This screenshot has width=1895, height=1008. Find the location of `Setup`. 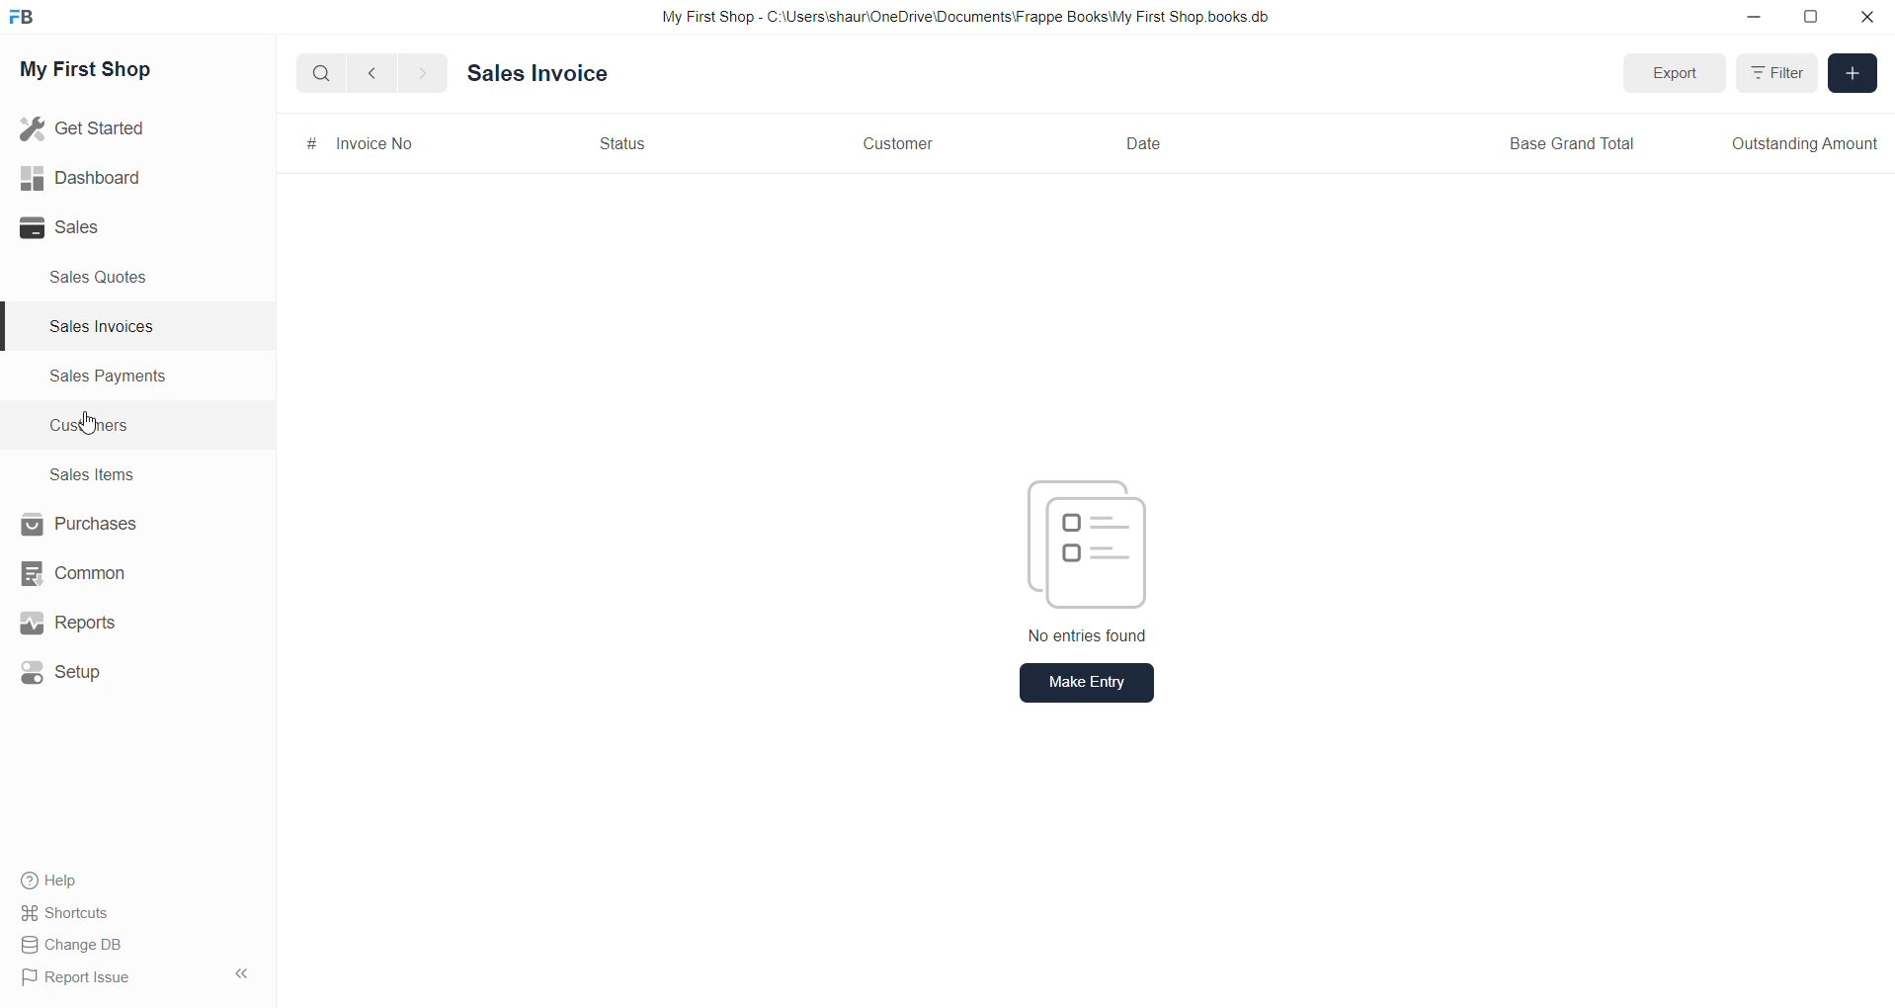

Setup is located at coordinates (66, 670).